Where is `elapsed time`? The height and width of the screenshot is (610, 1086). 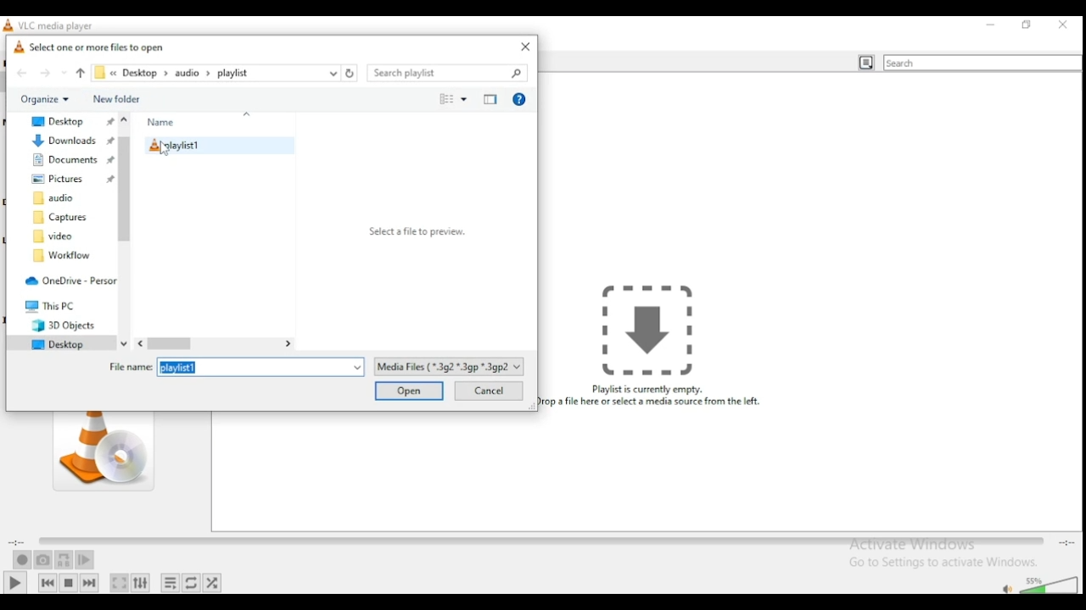
elapsed time is located at coordinates (15, 542).